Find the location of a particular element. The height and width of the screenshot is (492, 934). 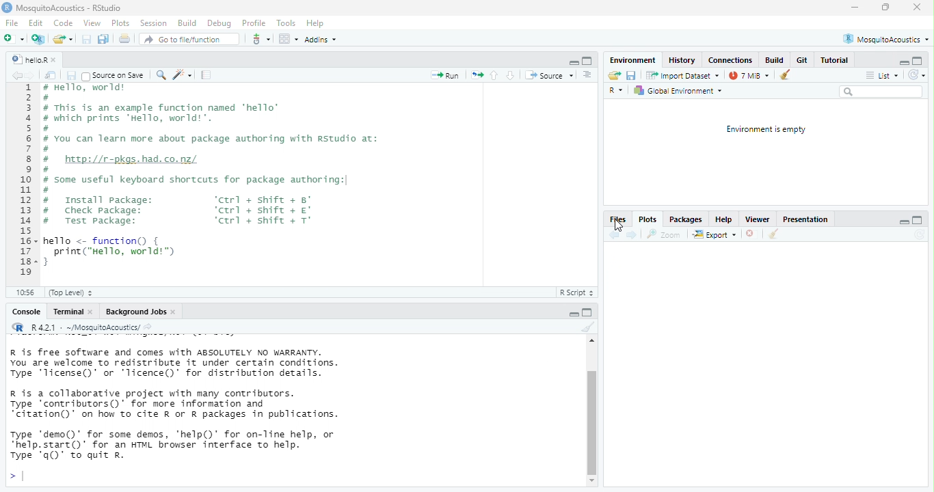

hide r script is located at coordinates (904, 61).